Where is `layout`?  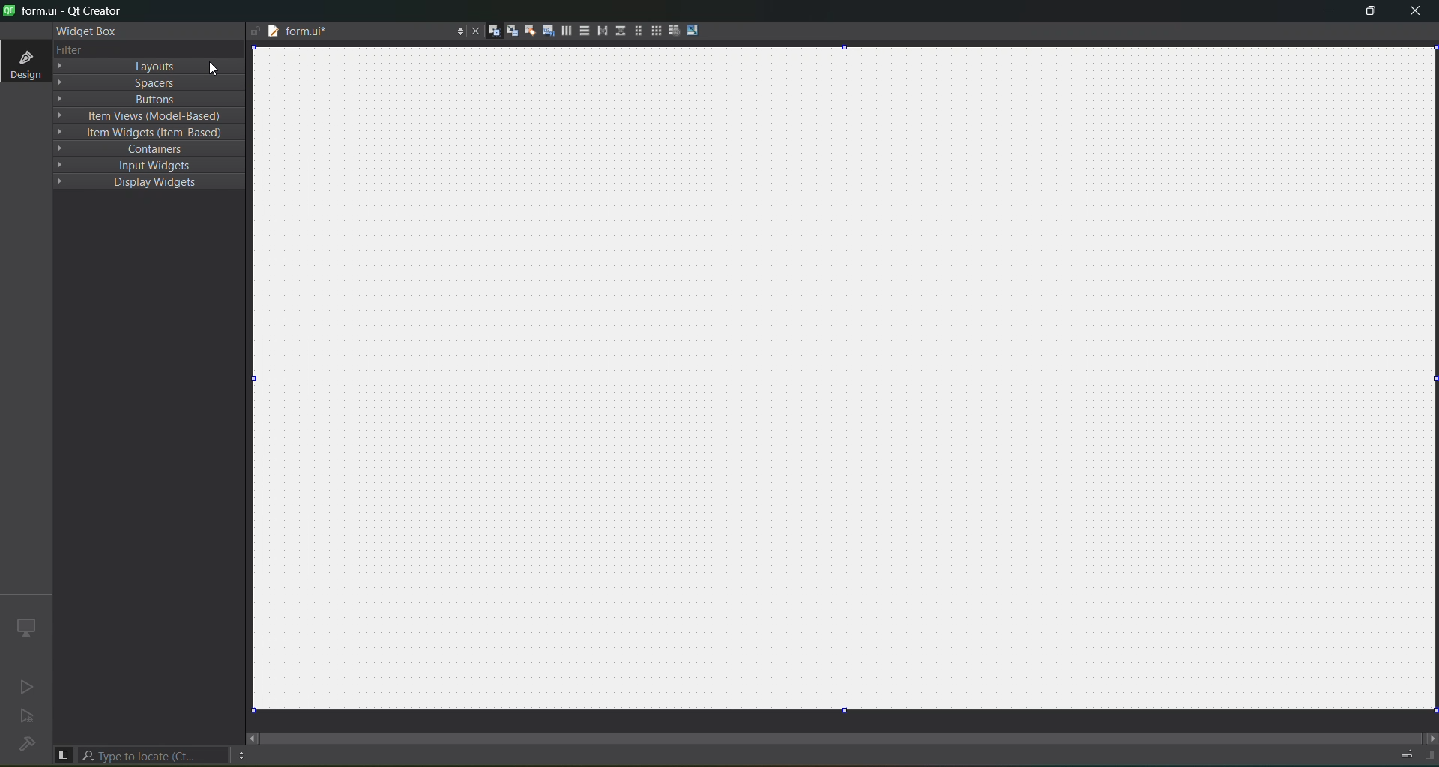
layout is located at coordinates (152, 65).